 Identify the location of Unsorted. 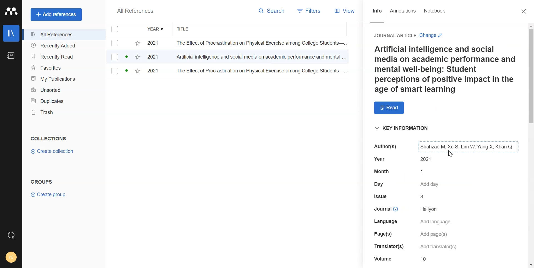
(63, 89).